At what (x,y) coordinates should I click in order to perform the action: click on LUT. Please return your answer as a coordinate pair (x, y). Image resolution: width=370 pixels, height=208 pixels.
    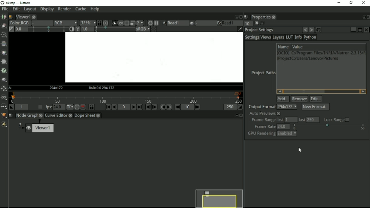
    Looking at the image, I should click on (289, 37).